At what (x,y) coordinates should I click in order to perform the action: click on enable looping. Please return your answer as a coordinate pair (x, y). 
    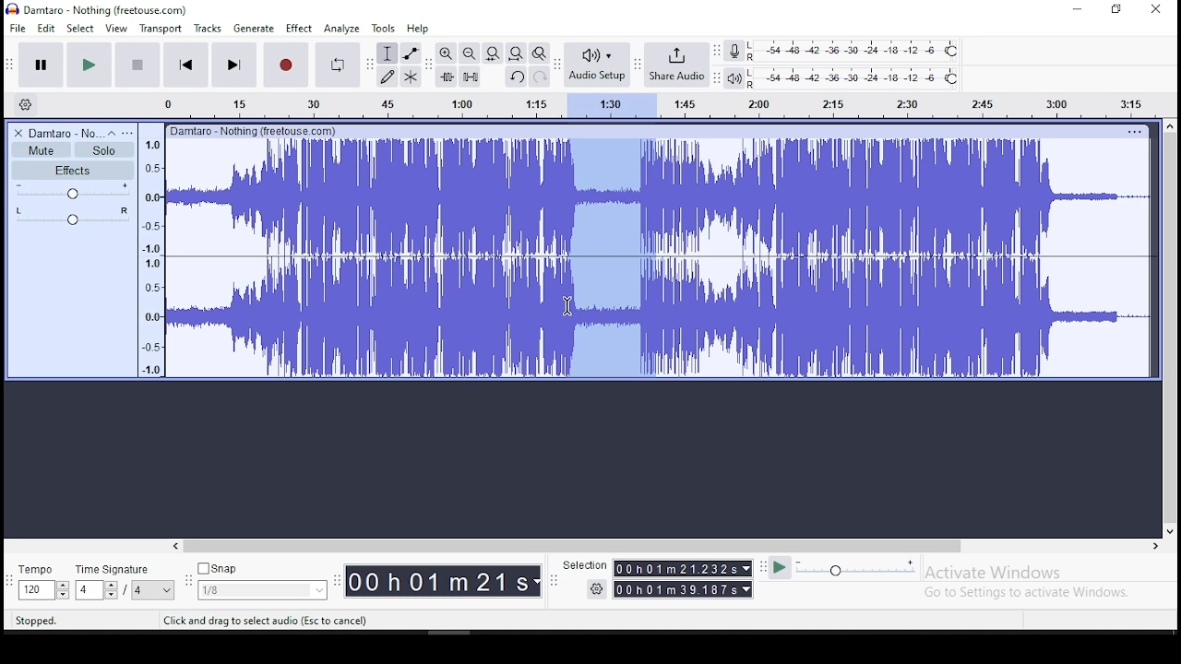
    Looking at the image, I should click on (336, 65).